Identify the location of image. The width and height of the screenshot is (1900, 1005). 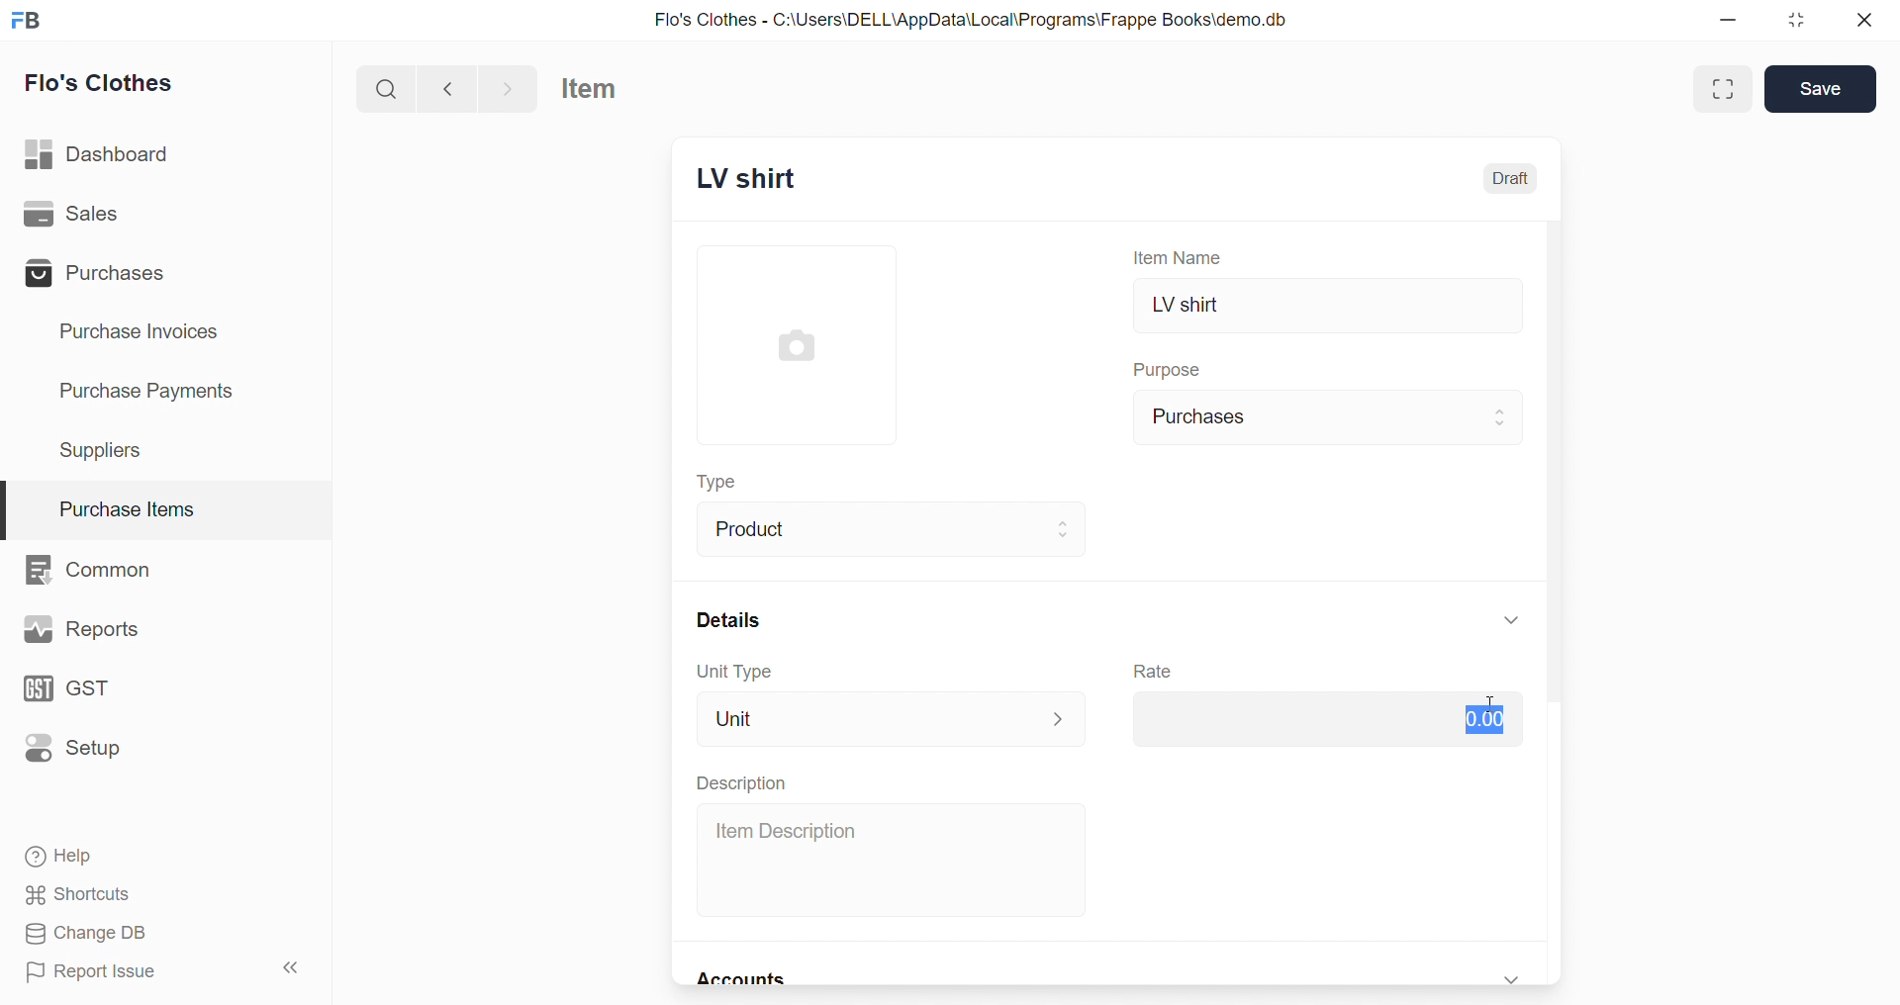
(801, 345).